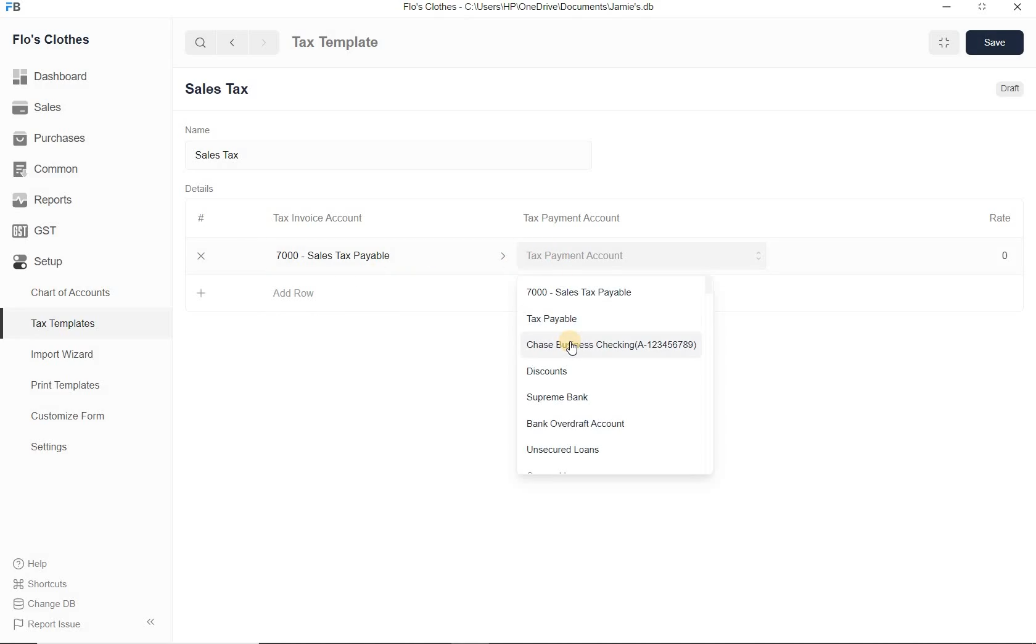  What do you see at coordinates (944, 42) in the screenshot?
I see `Maximize` at bounding box center [944, 42].